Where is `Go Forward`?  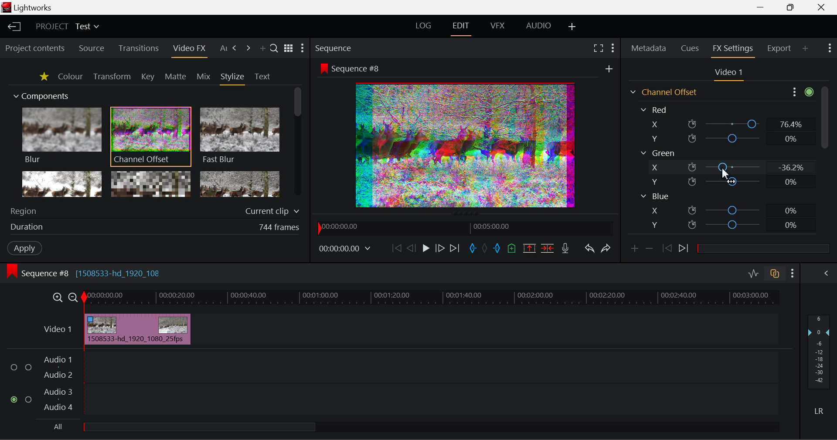
Go Forward is located at coordinates (440, 249).